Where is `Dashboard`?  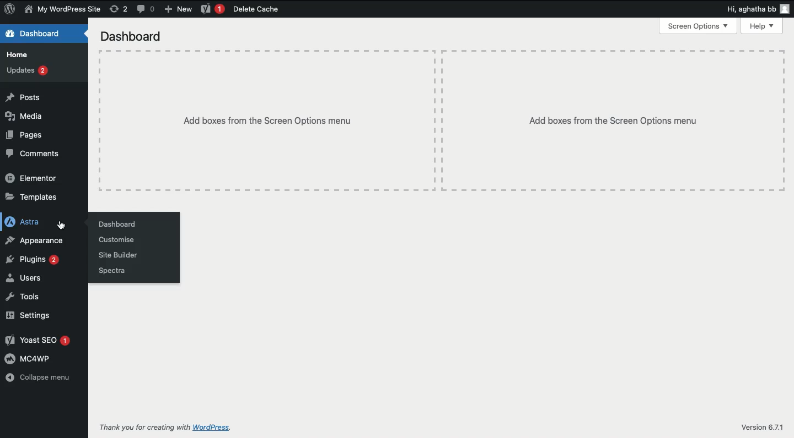 Dashboard is located at coordinates (116, 223).